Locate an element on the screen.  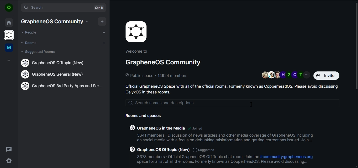
threads is located at coordinates (9, 149).